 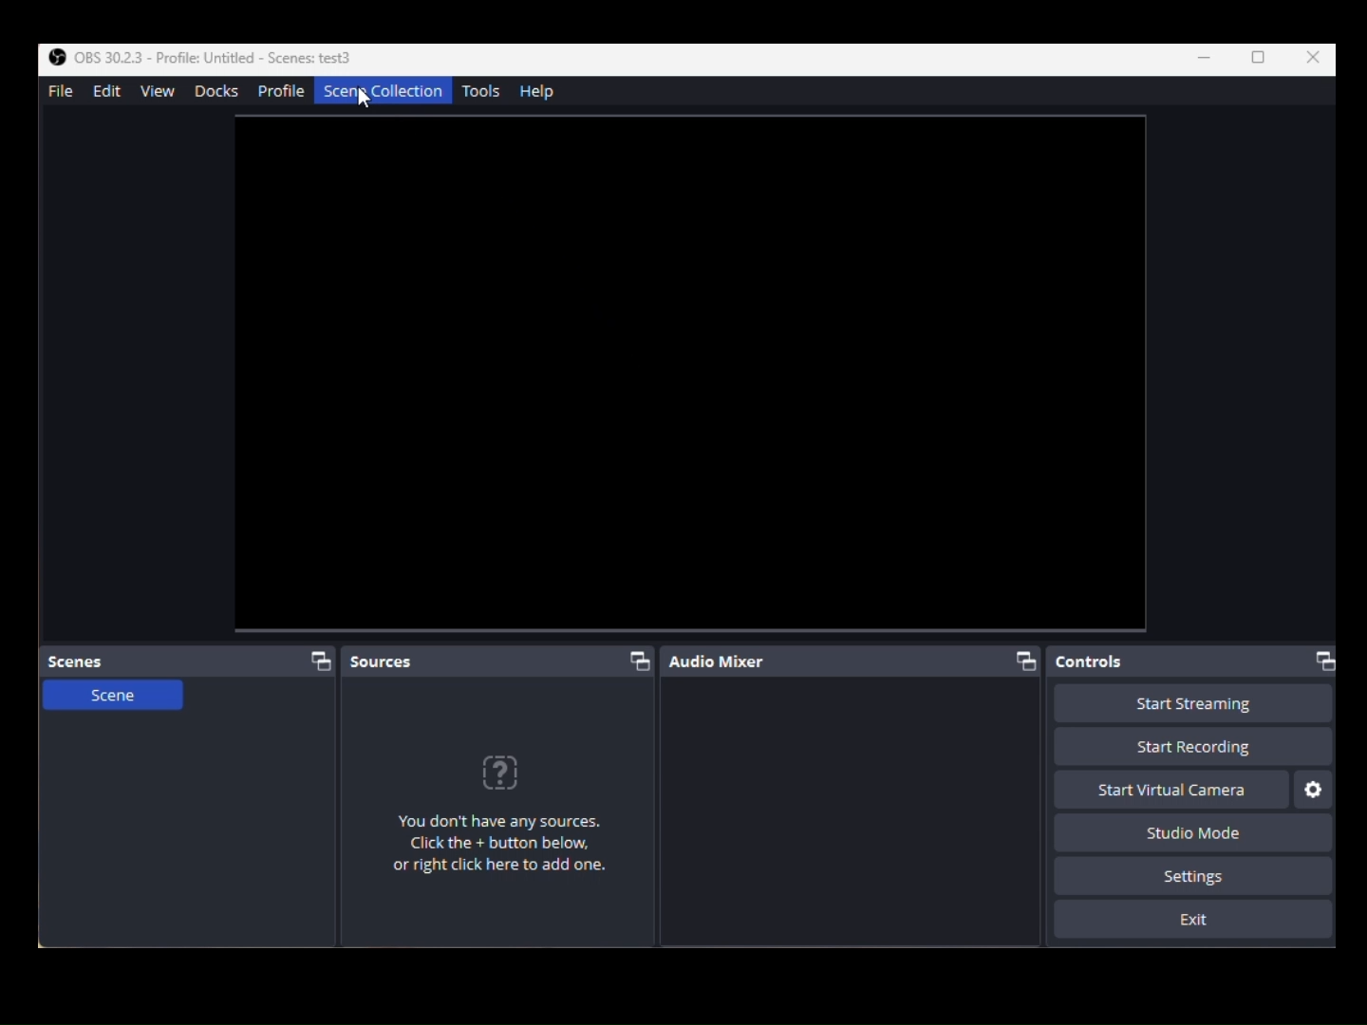 What do you see at coordinates (59, 90) in the screenshot?
I see `File` at bounding box center [59, 90].